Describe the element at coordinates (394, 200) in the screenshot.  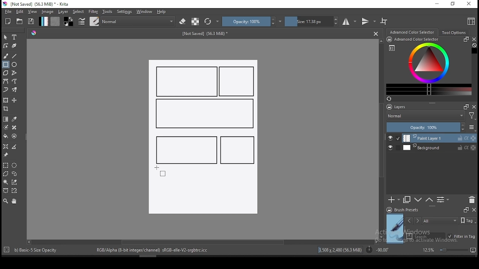
I see `new layer` at that location.